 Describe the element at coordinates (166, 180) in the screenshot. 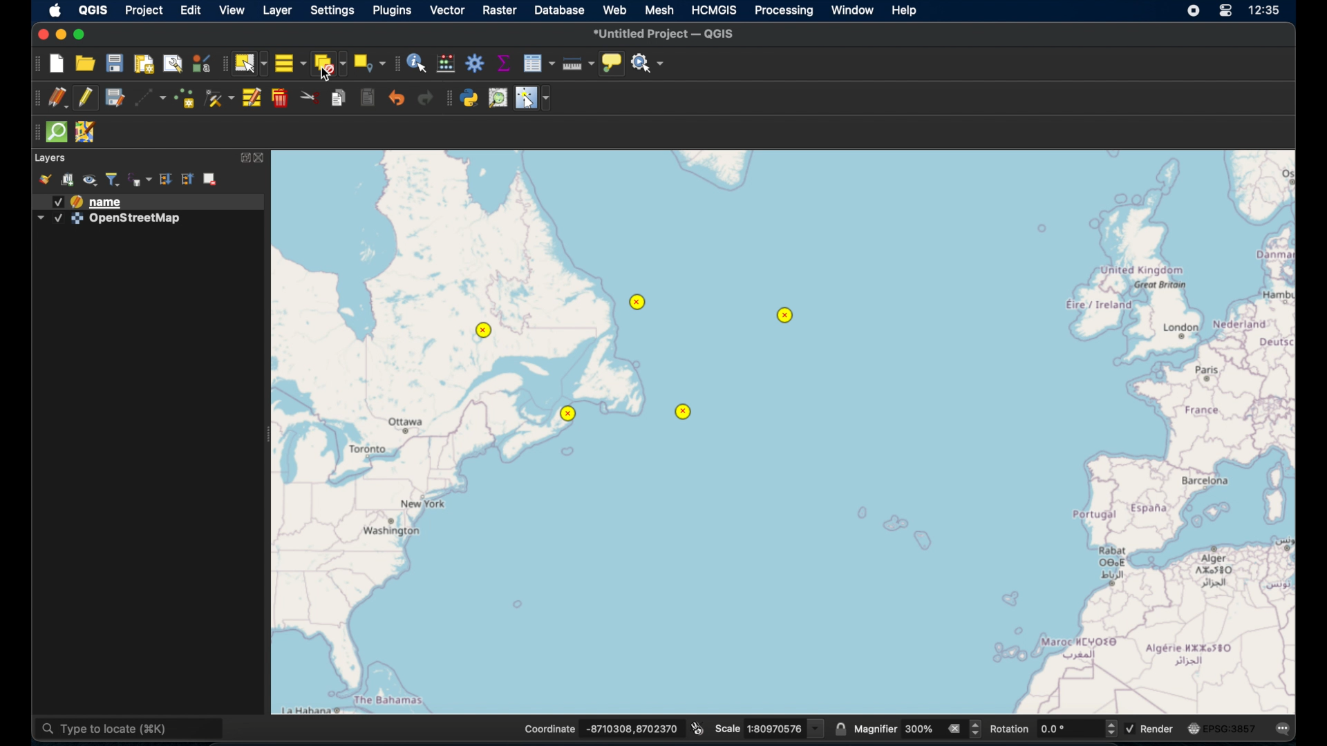

I see `collapse all` at that location.